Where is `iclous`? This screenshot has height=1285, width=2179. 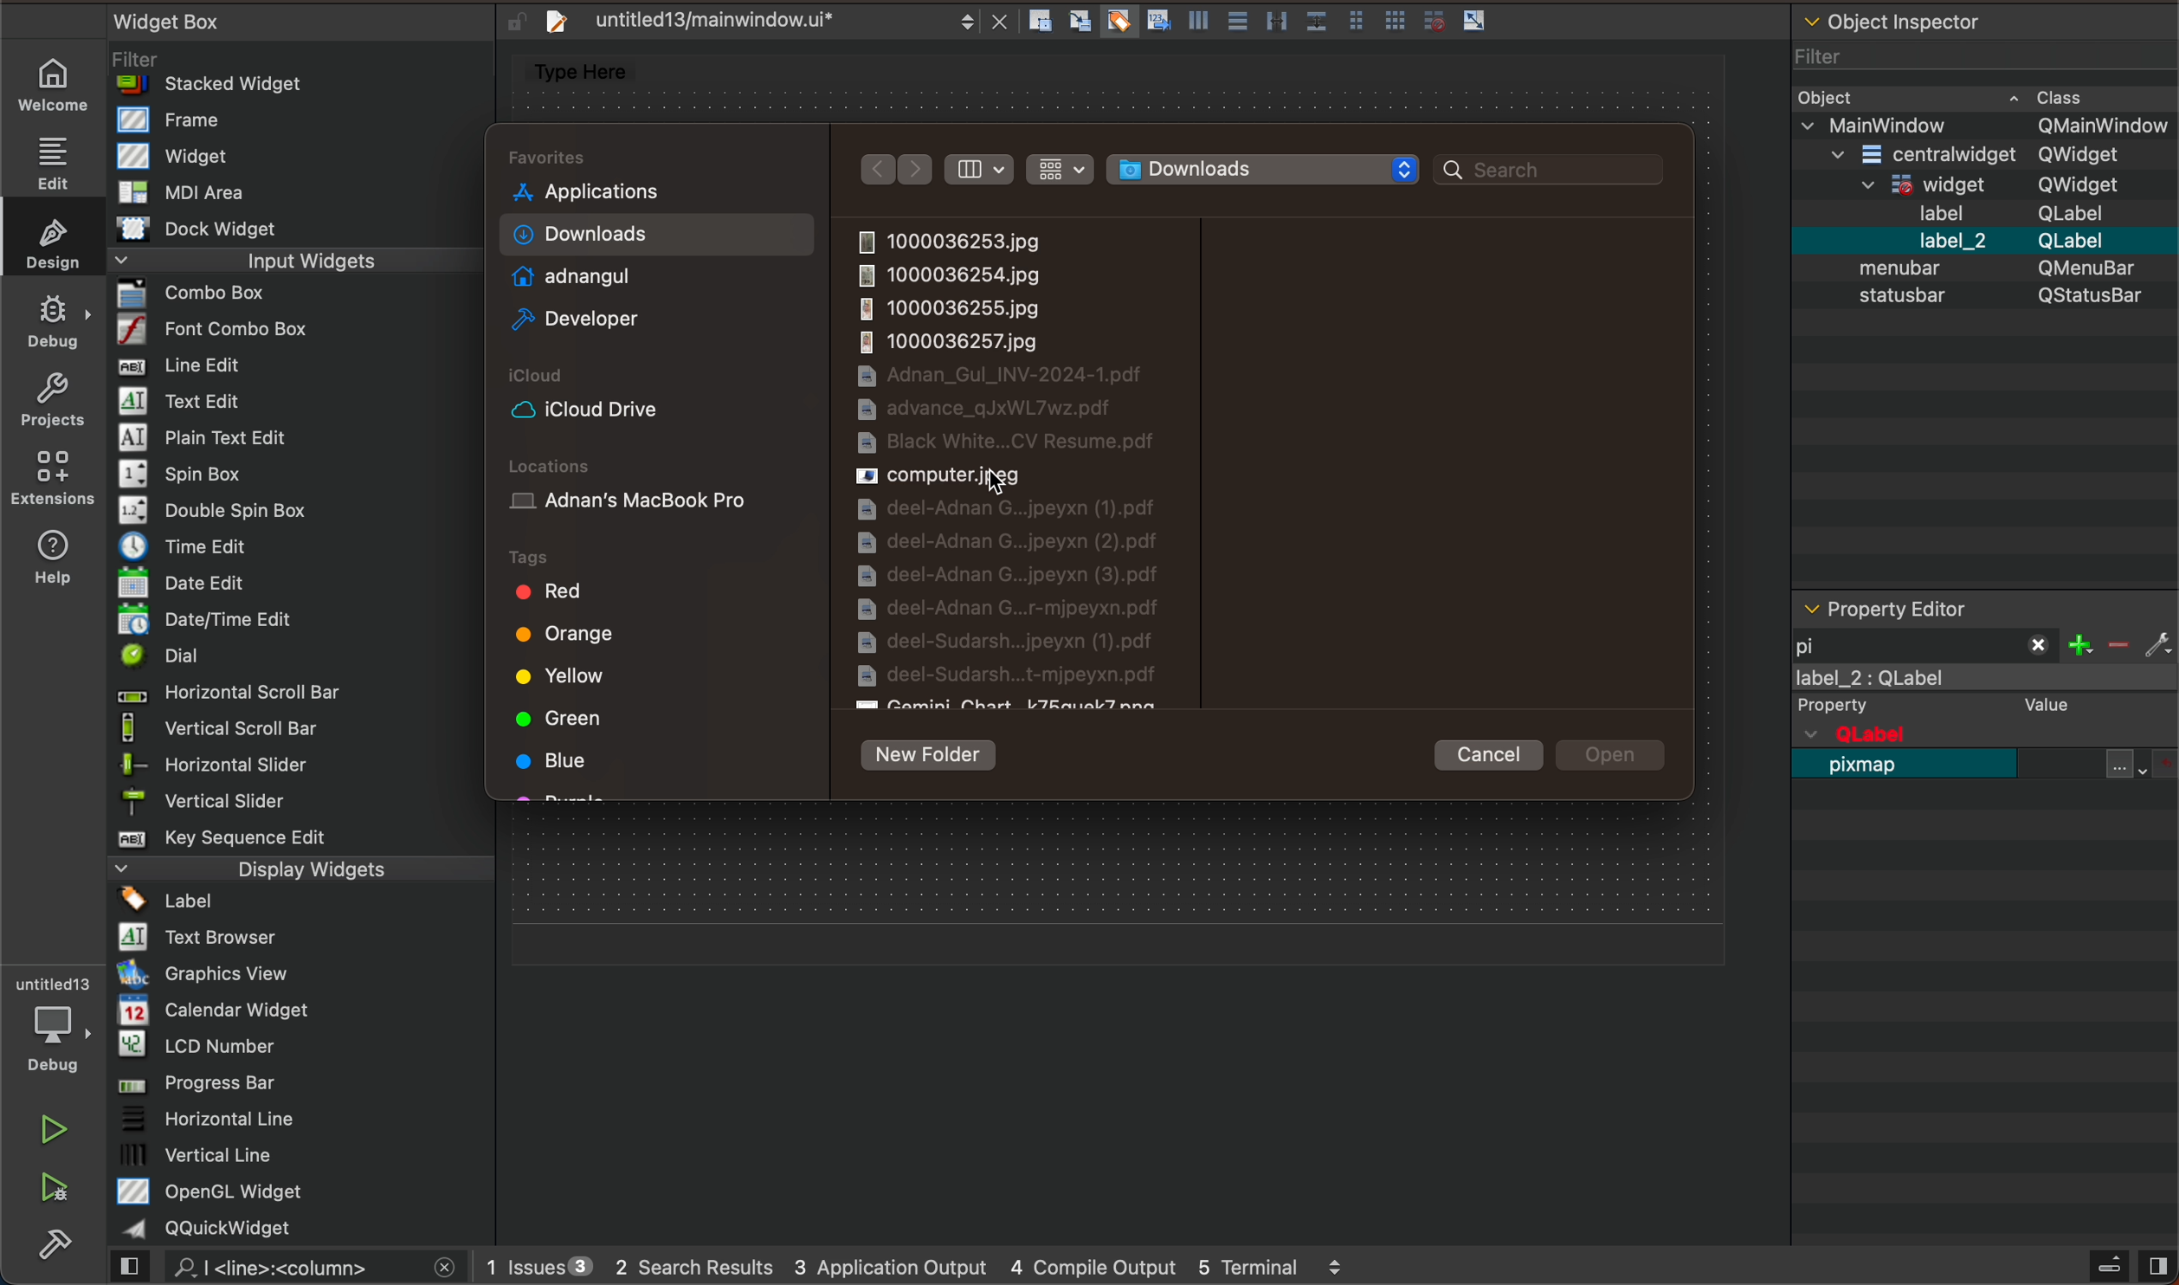
iclous is located at coordinates (548, 378).